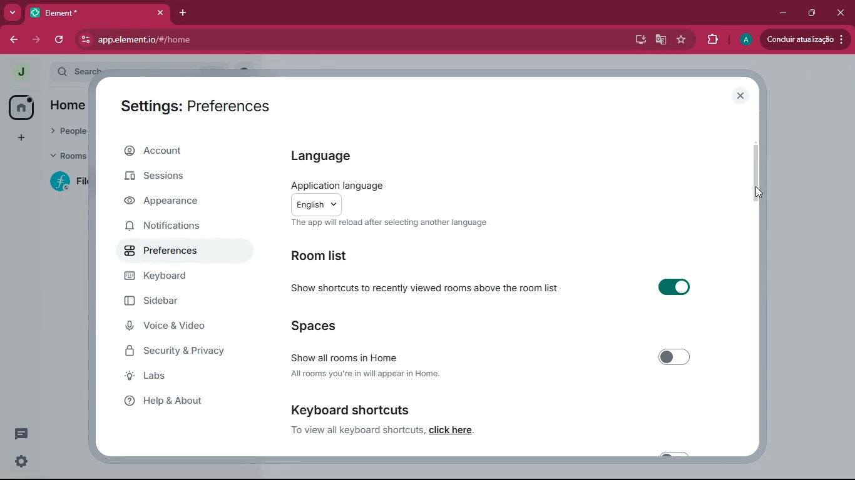 The image size is (855, 480). What do you see at coordinates (680, 40) in the screenshot?
I see `favourite` at bounding box center [680, 40].